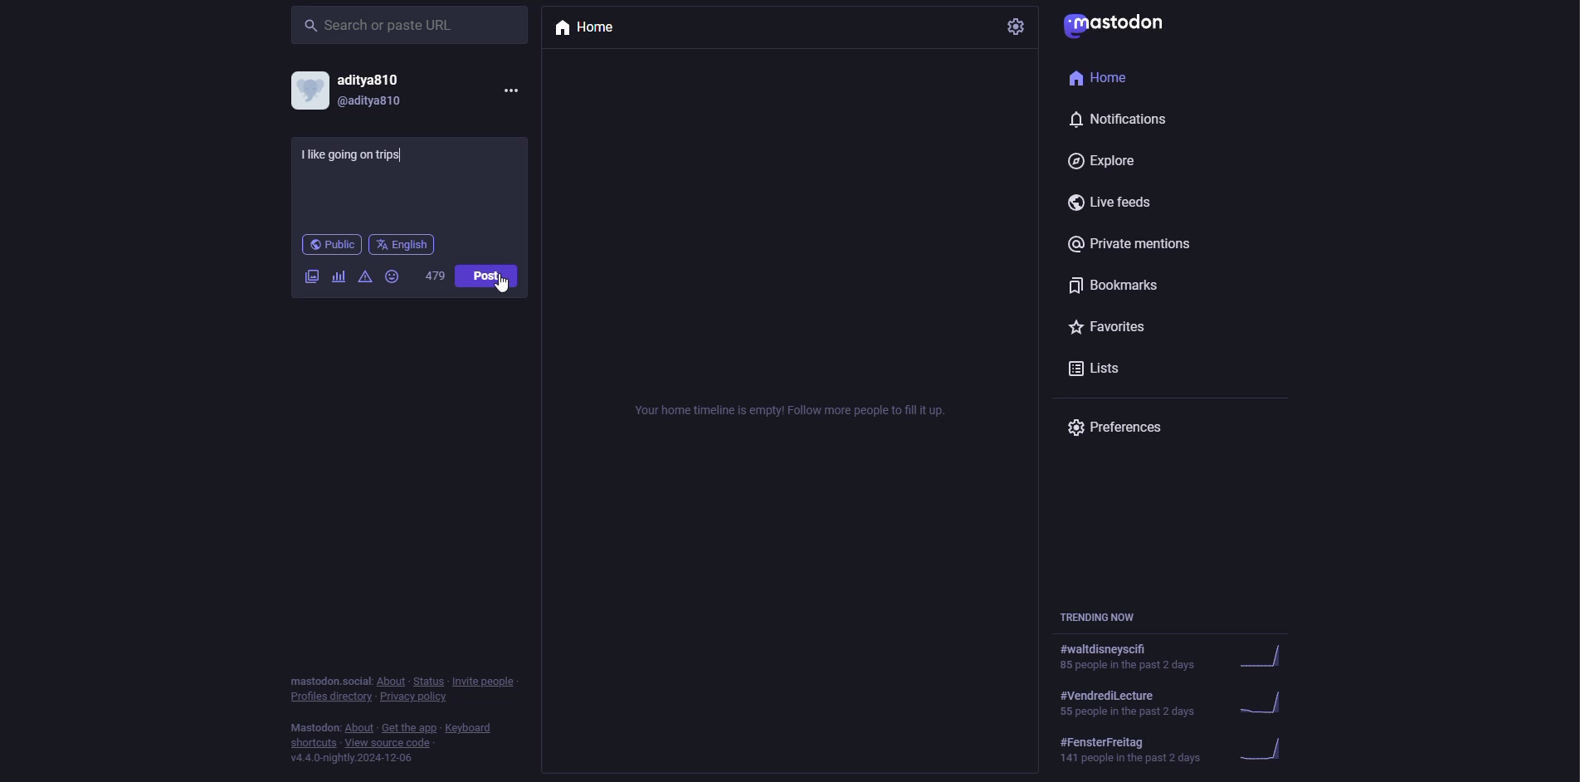  I want to click on empty, so click(792, 408).